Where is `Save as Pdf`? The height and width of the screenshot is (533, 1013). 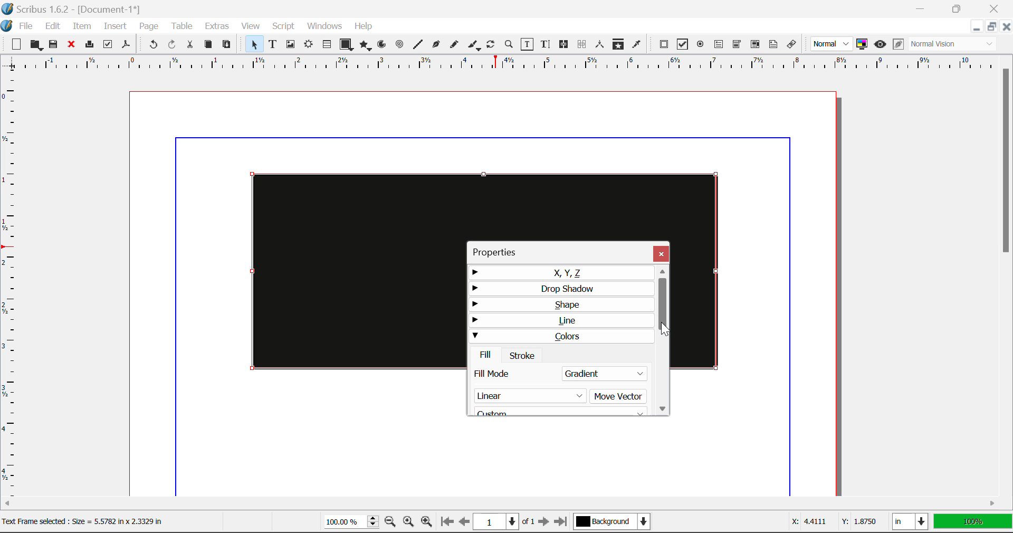
Save as Pdf is located at coordinates (126, 46).